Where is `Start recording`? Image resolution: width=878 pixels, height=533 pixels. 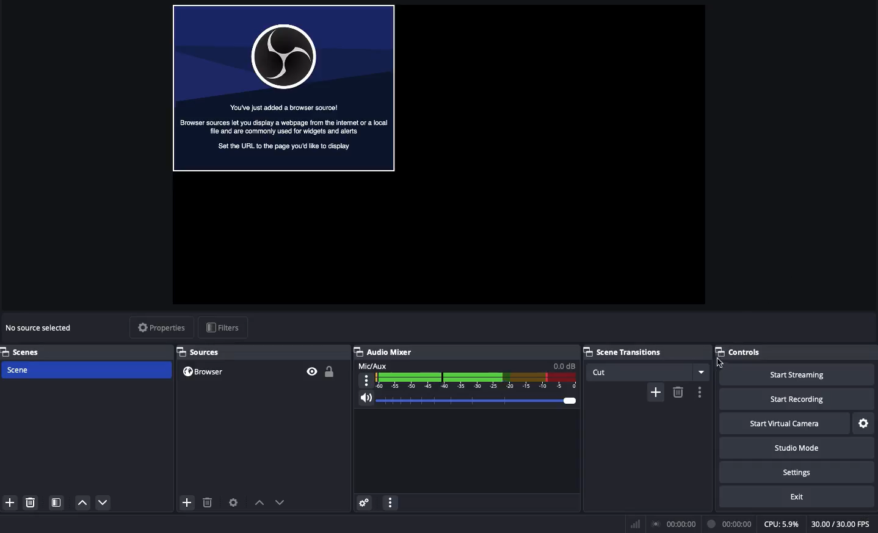
Start recording is located at coordinates (789, 400).